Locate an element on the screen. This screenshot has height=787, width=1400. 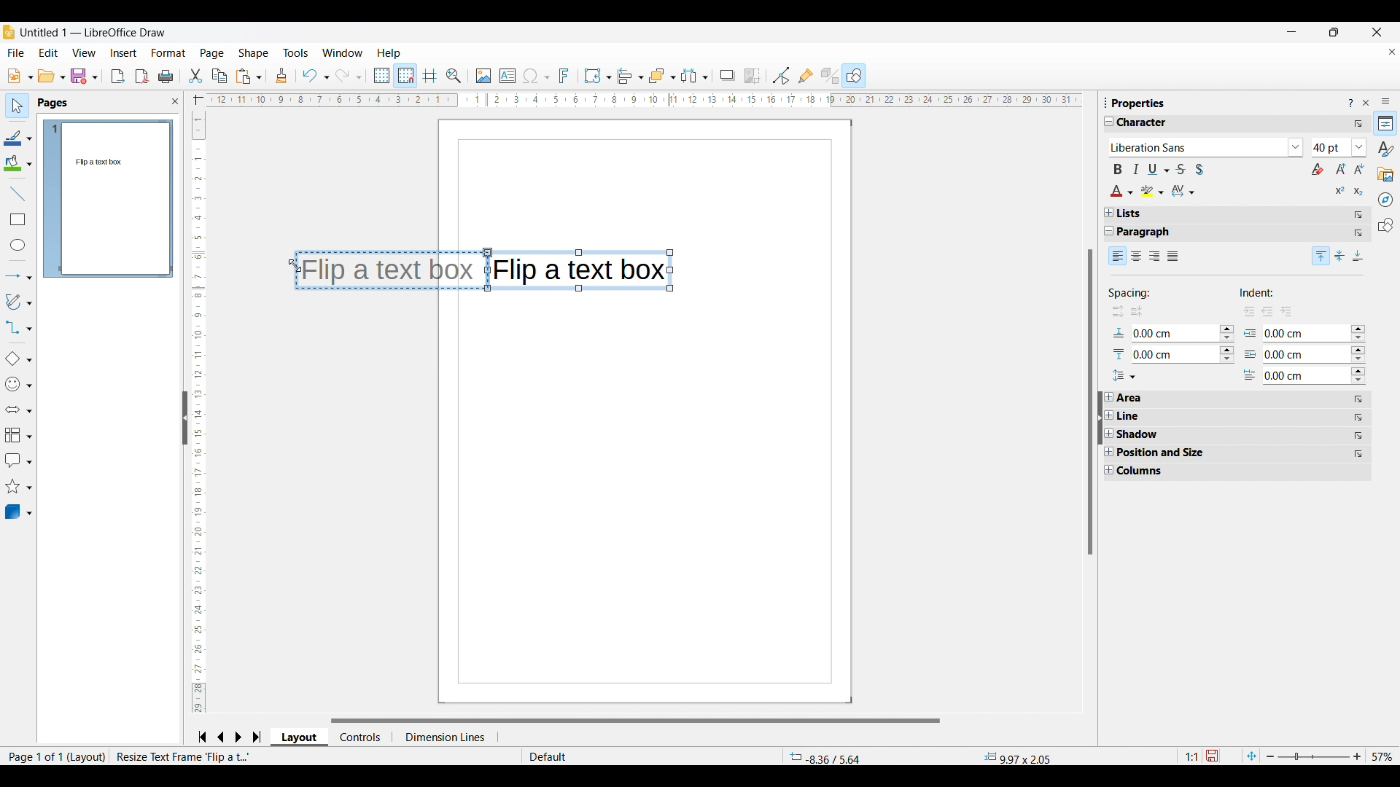
resize test frame flip a t..... is located at coordinates (184, 756).